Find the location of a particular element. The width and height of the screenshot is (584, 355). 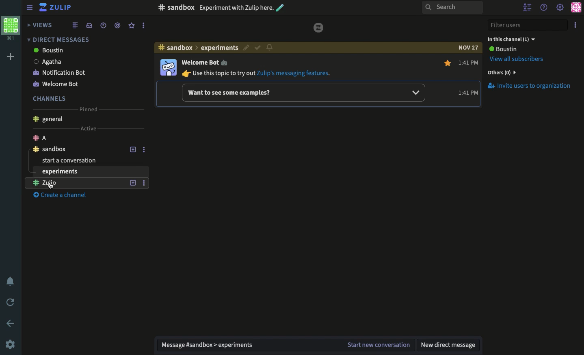

Inbox is located at coordinates (89, 25).